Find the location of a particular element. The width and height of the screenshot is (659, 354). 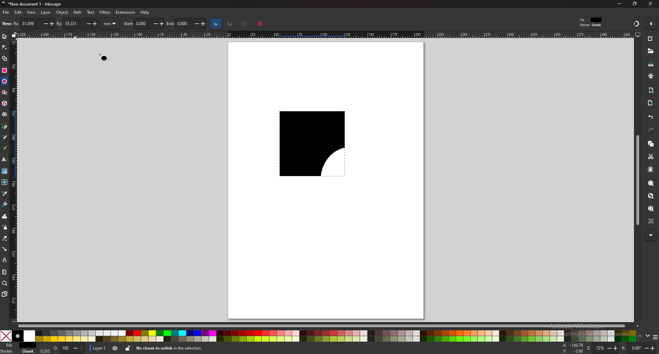

new is located at coordinates (651, 39).